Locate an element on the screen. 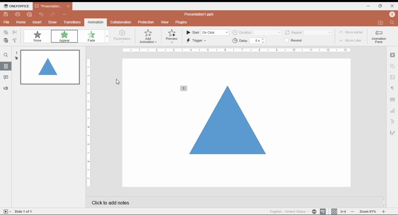 This screenshot has height=215, width=398. insert is located at coordinates (38, 22).